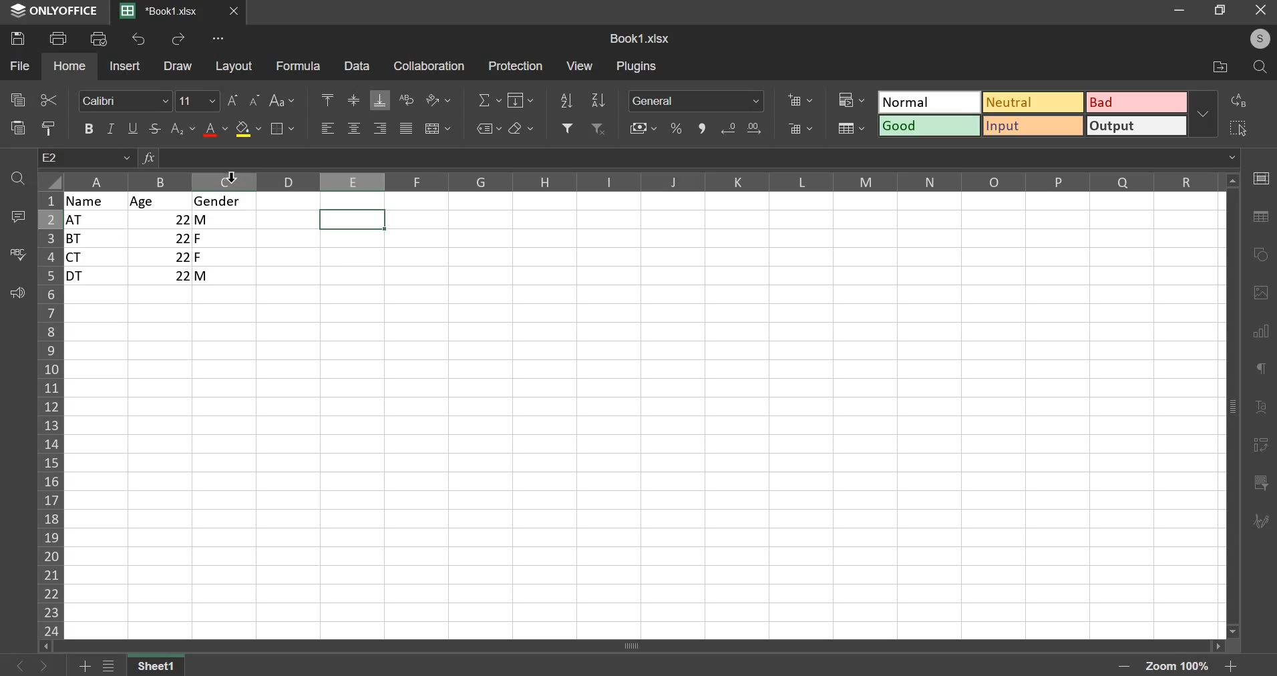 The height and width of the screenshot is (676, 1277). What do you see at coordinates (1258, 295) in the screenshot?
I see `image or video` at bounding box center [1258, 295].